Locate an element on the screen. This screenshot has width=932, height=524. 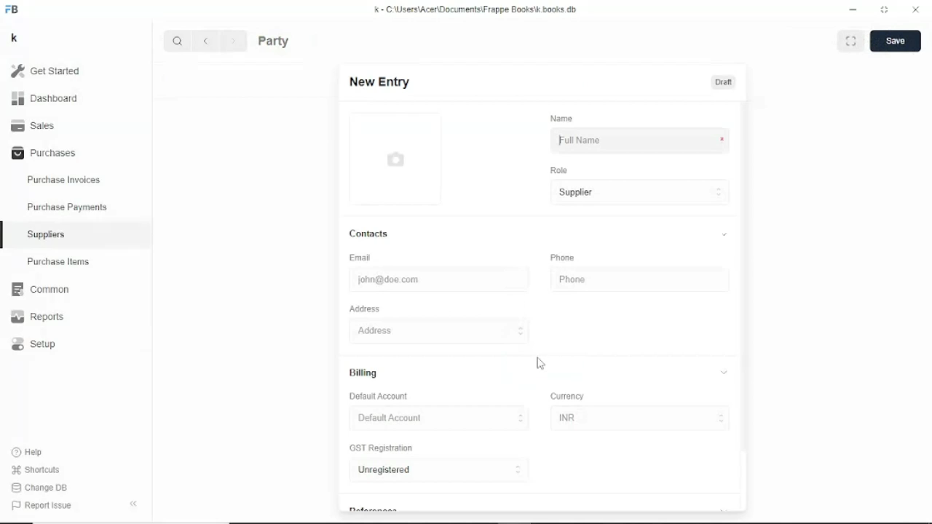
Purchases is located at coordinates (42, 154).